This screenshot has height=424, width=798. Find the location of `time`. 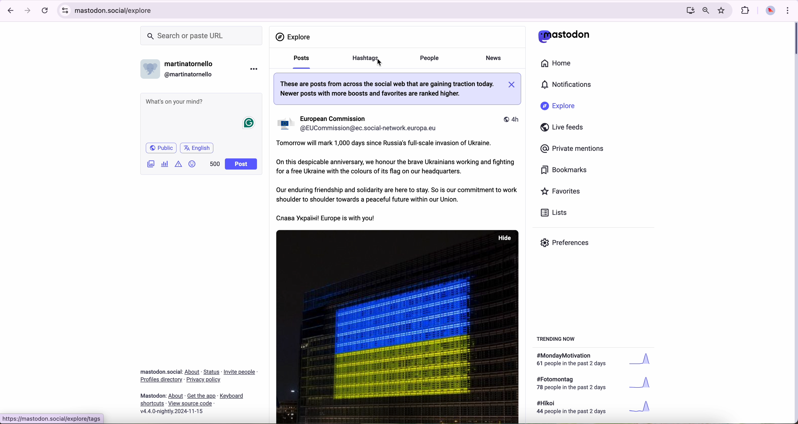

time is located at coordinates (512, 120).